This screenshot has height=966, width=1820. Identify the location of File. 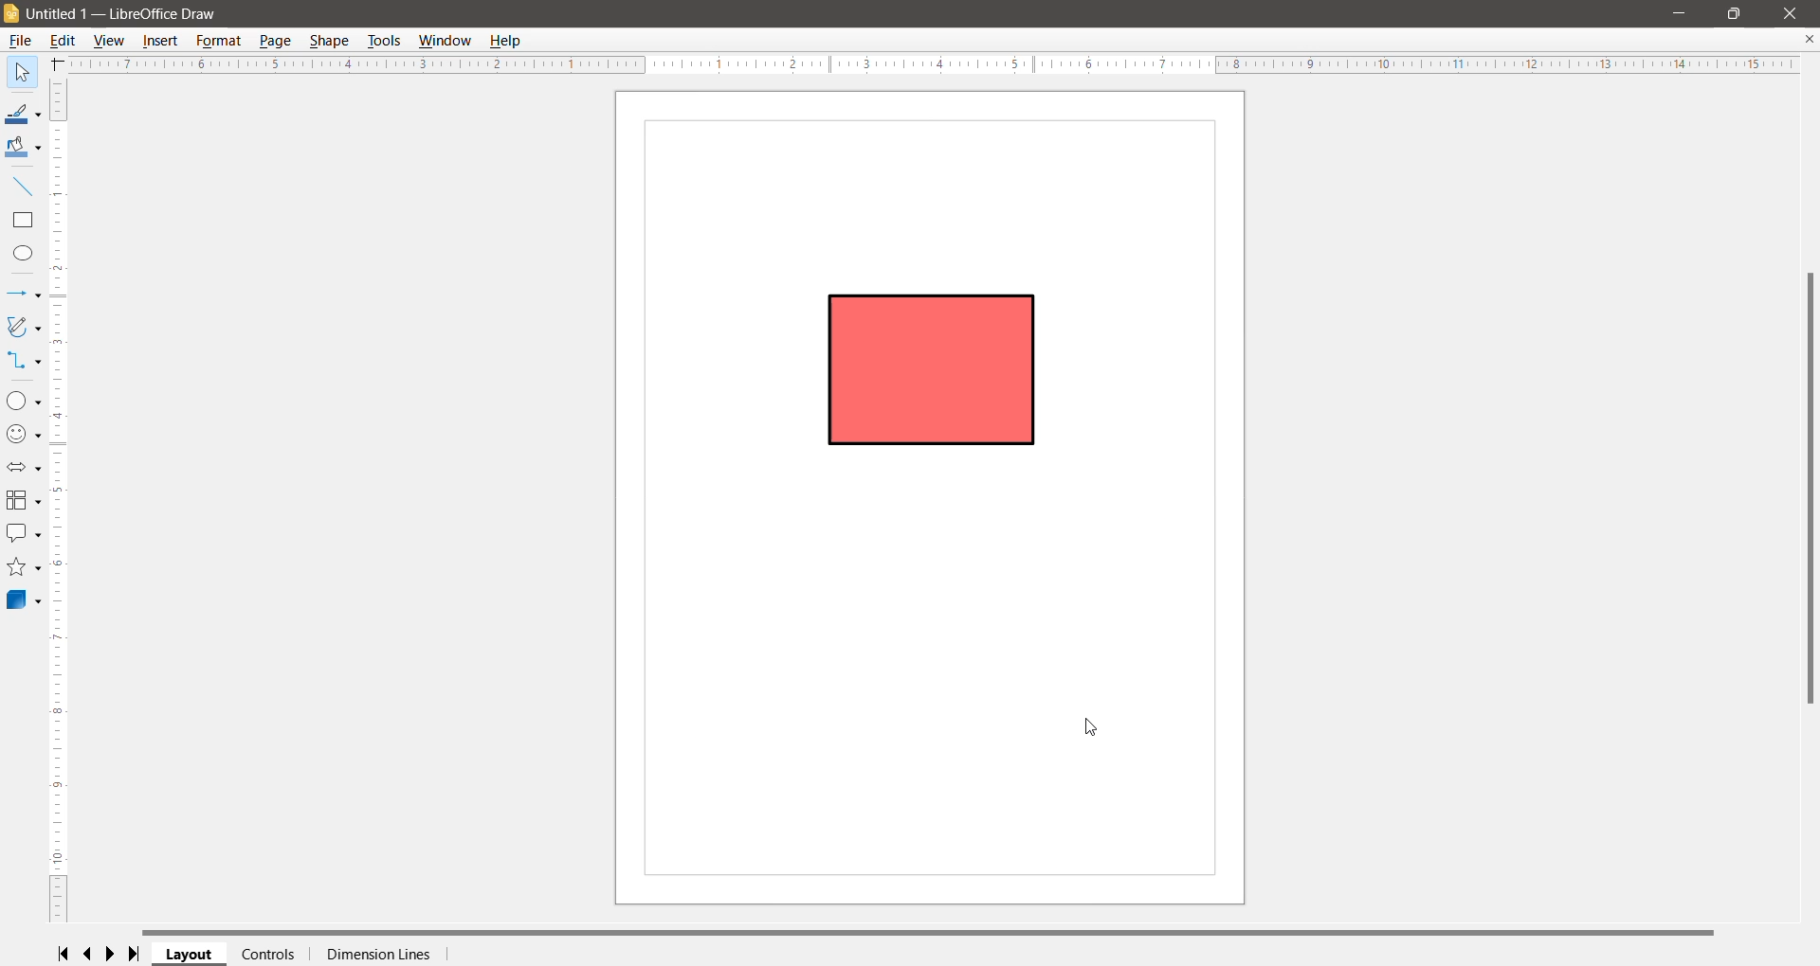
(19, 42).